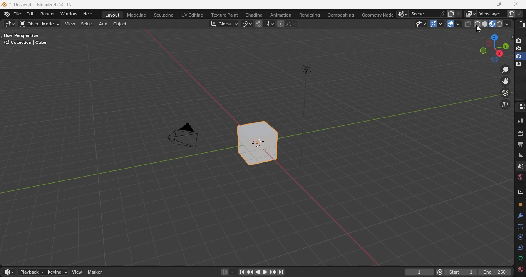 The width and height of the screenshot is (526, 277). What do you see at coordinates (499, 4) in the screenshot?
I see `maximize` at bounding box center [499, 4].